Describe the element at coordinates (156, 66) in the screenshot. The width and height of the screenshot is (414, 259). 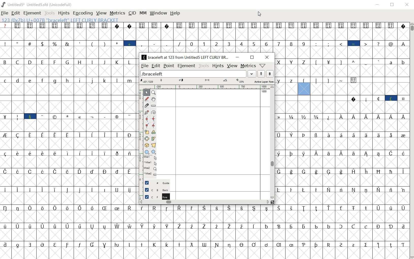
I see `edit` at that location.